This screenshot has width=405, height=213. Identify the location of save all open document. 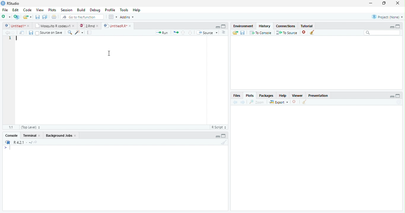
(45, 17).